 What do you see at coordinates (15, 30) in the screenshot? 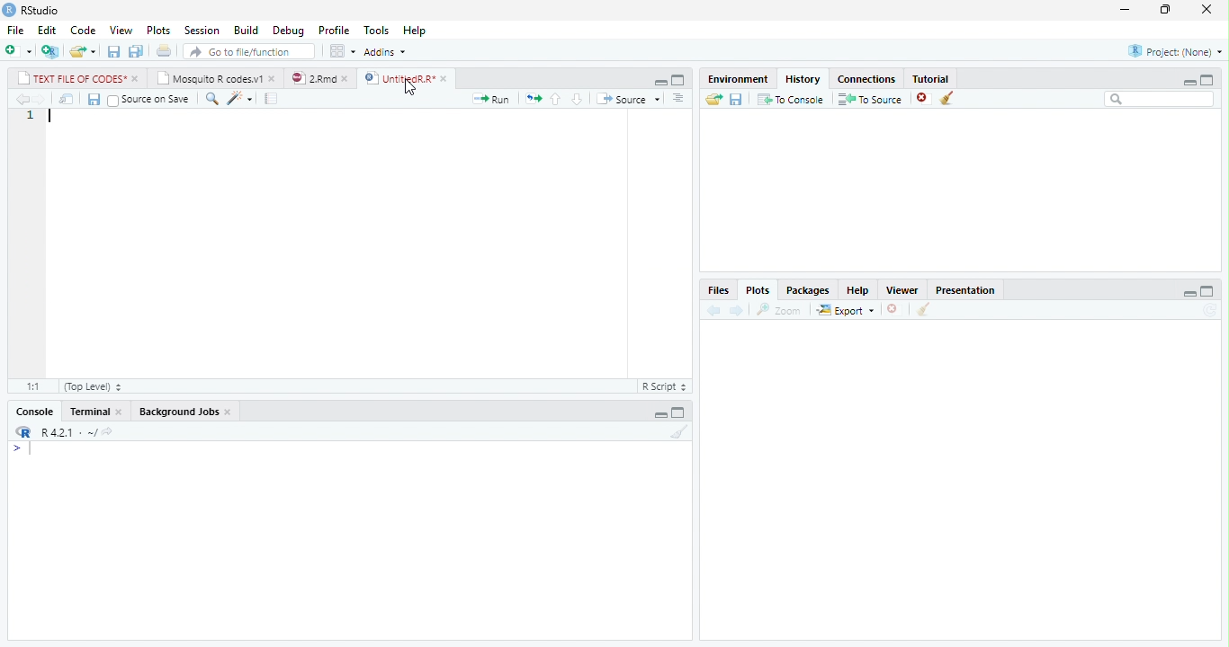
I see `File` at bounding box center [15, 30].